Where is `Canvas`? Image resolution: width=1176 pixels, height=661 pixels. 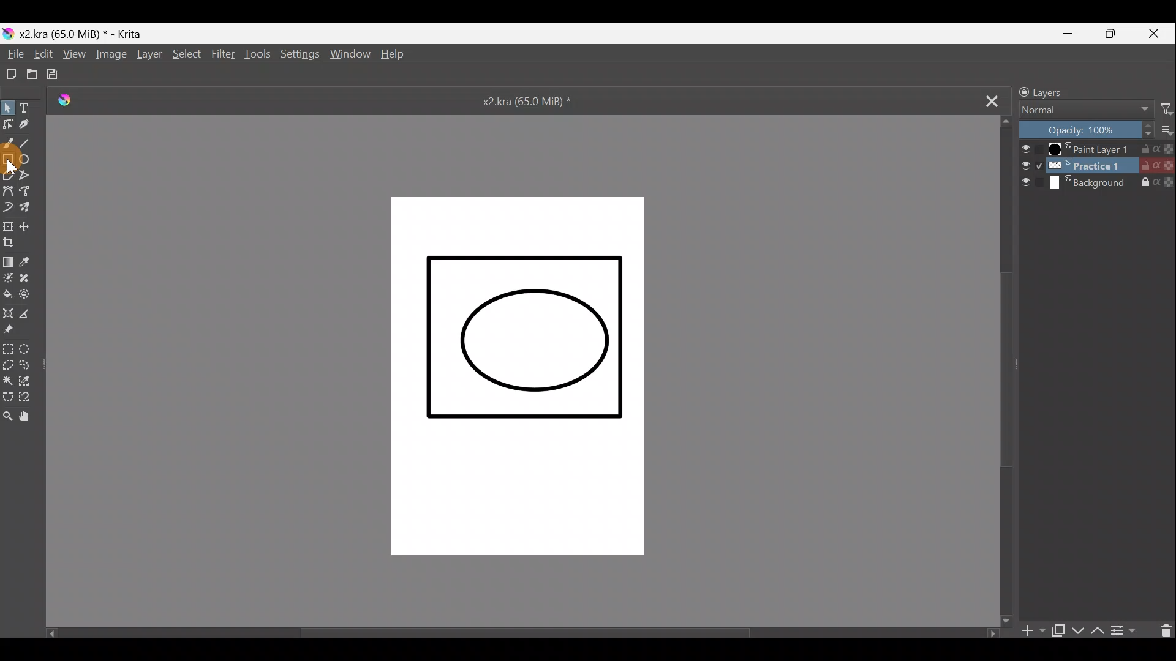 Canvas is located at coordinates (519, 373).